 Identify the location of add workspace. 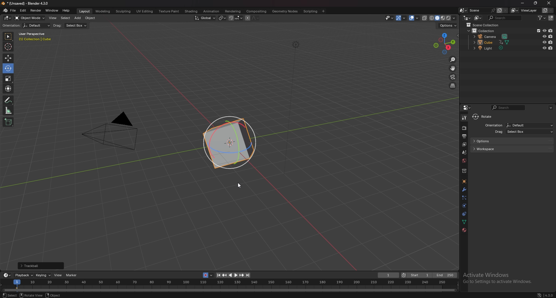
(324, 11).